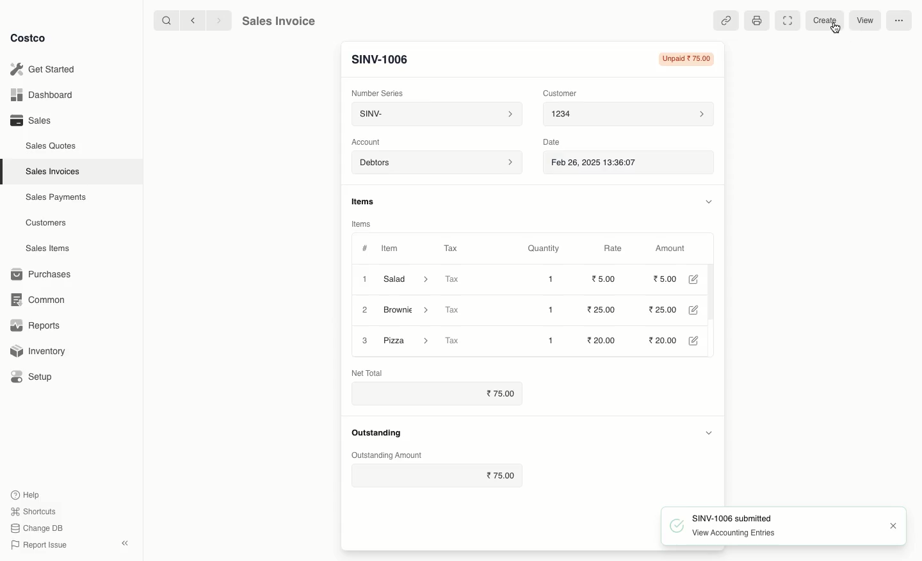  I want to click on Net Total, so click(368, 373).